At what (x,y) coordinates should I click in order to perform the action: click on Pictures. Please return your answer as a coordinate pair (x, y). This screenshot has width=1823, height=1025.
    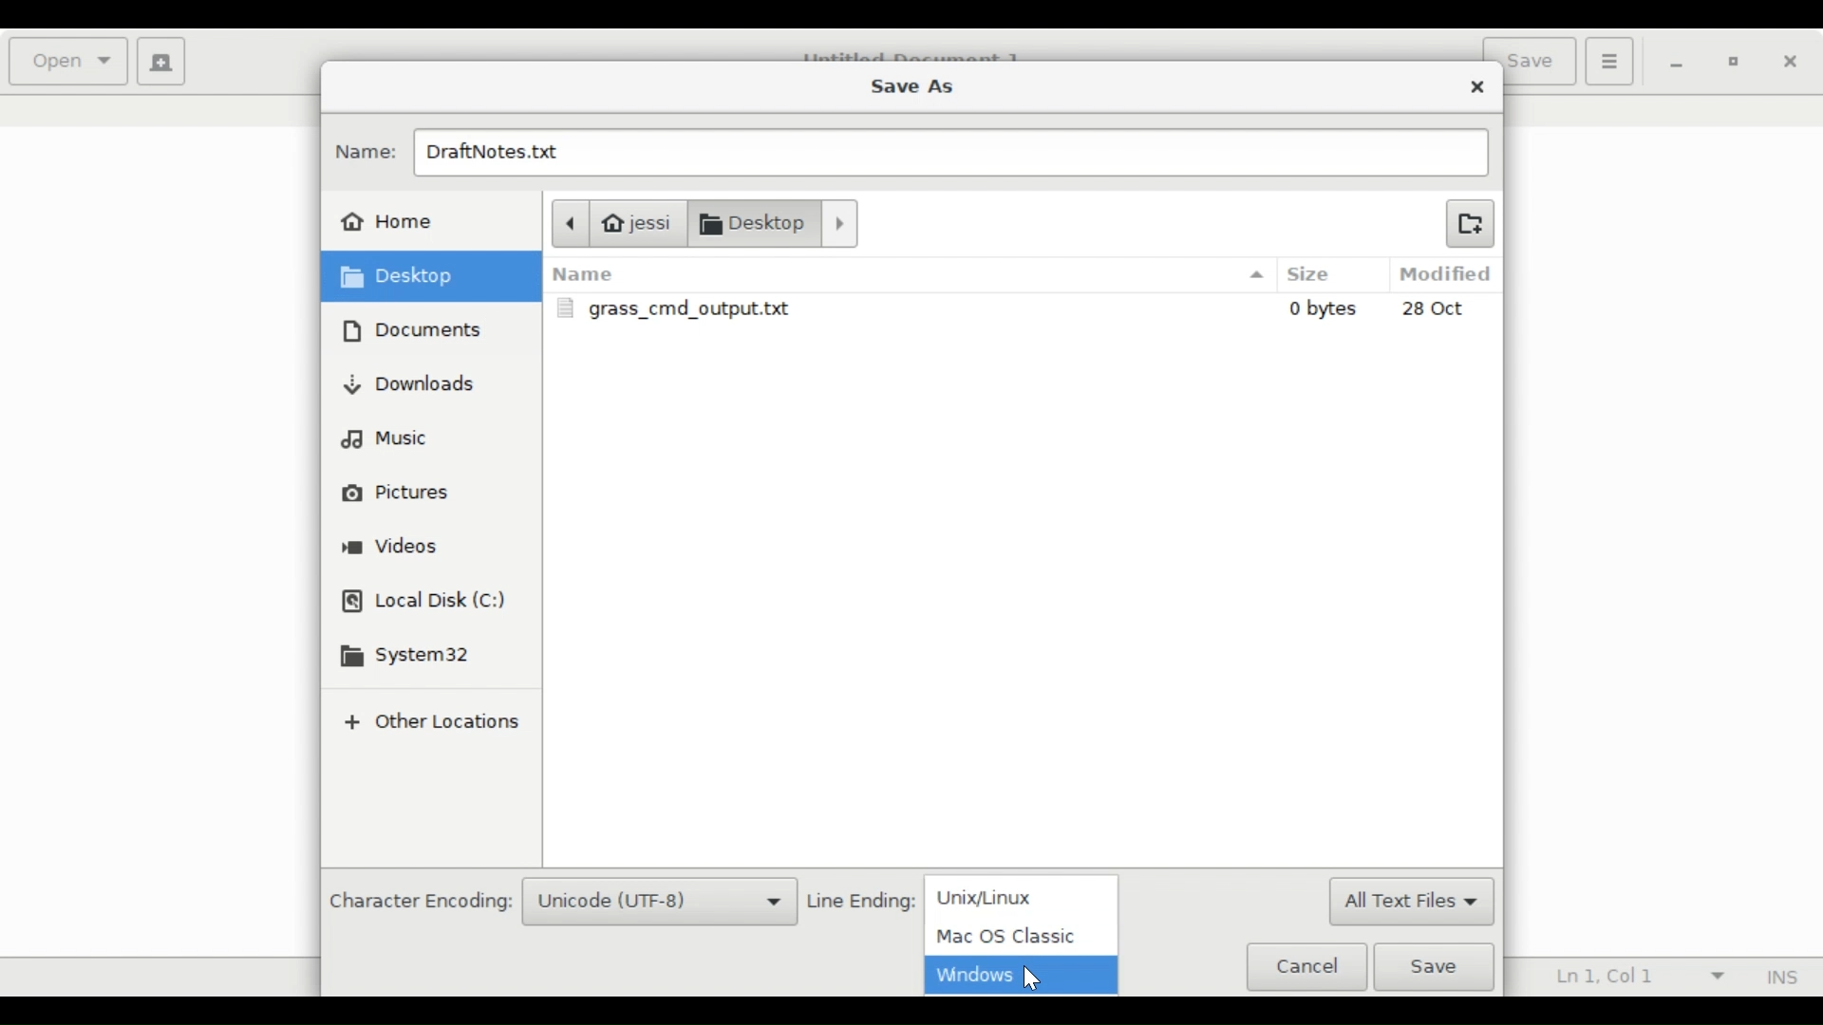
    Looking at the image, I should click on (397, 494).